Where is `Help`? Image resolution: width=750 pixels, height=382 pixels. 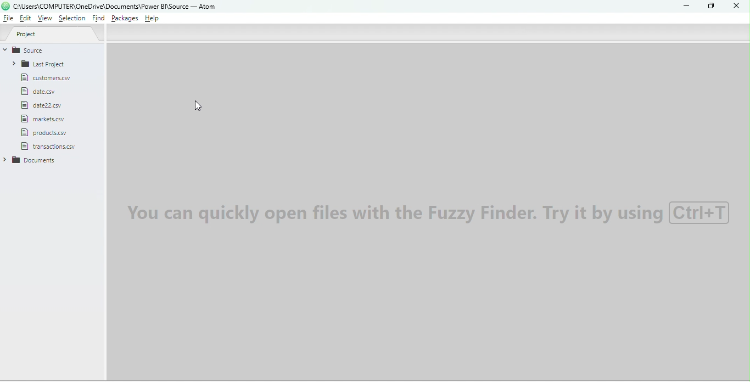 Help is located at coordinates (154, 19).